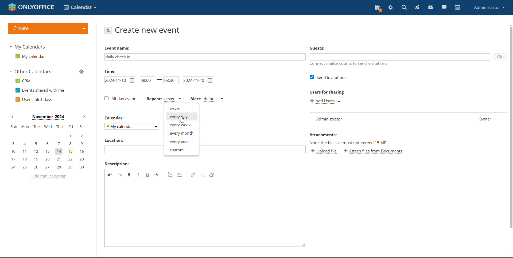  What do you see at coordinates (170, 175) in the screenshot?
I see `insert/remove numbered list` at bounding box center [170, 175].